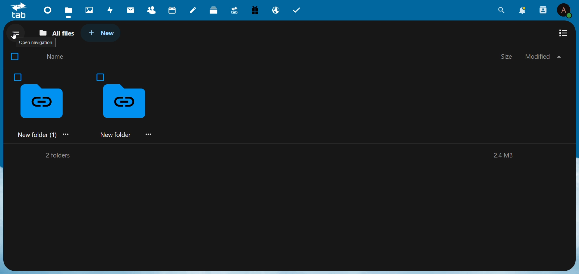 Image resolution: width=579 pixels, height=274 pixels. Describe the element at coordinates (13, 57) in the screenshot. I see `checkbox` at that location.